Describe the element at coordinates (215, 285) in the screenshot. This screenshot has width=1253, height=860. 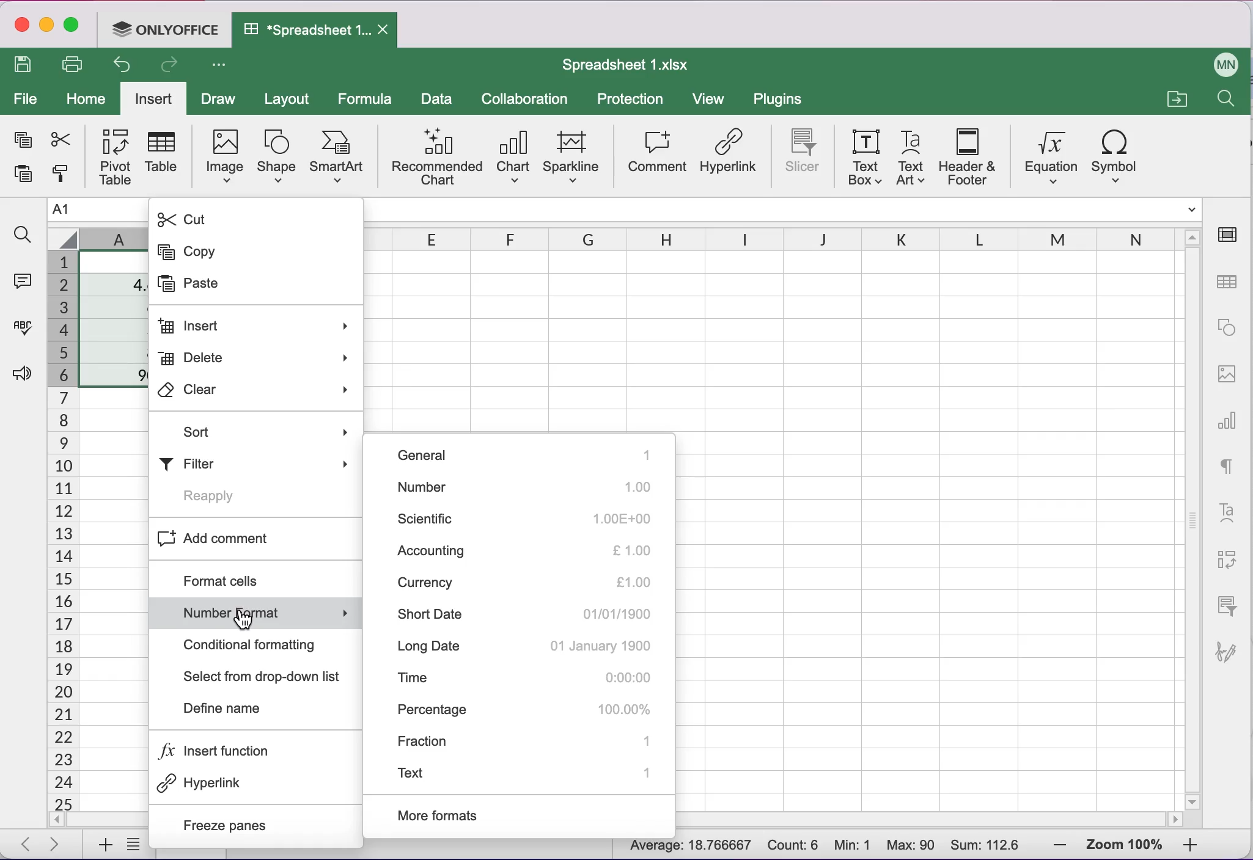
I see `Paste` at that location.